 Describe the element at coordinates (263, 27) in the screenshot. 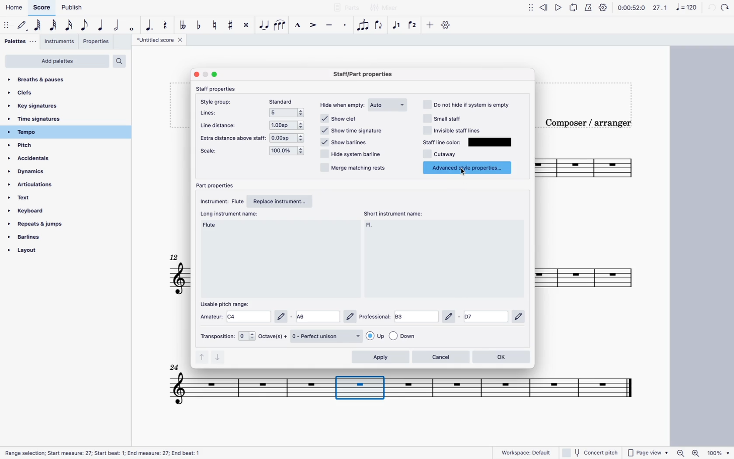

I see `tie` at that location.